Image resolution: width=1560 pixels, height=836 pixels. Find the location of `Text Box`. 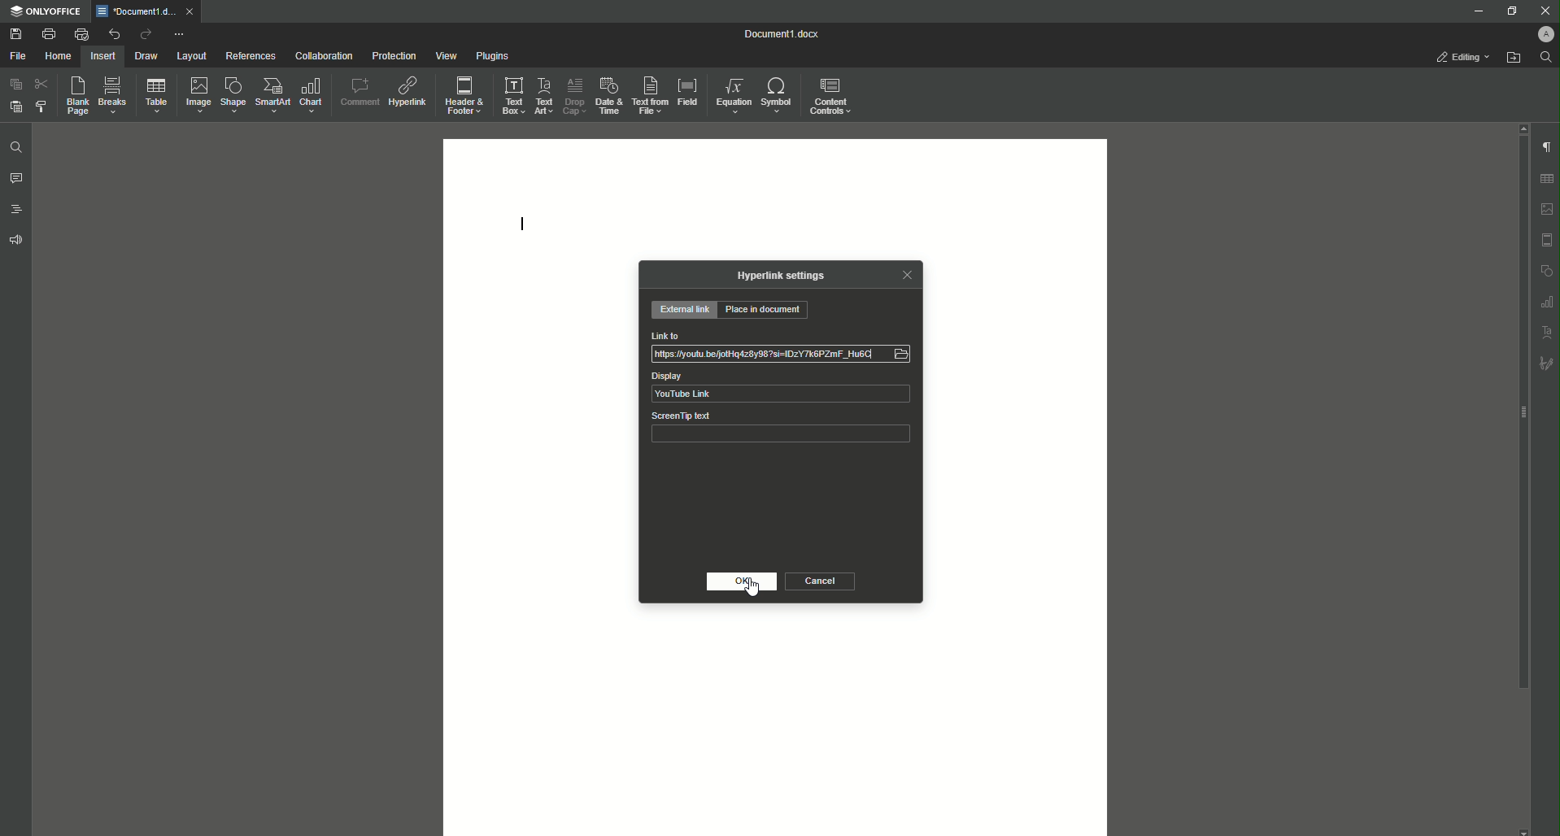

Text Box is located at coordinates (514, 95).